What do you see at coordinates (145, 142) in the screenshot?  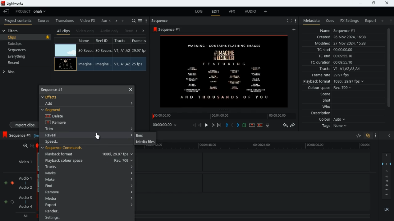 I see `media files` at bounding box center [145, 142].